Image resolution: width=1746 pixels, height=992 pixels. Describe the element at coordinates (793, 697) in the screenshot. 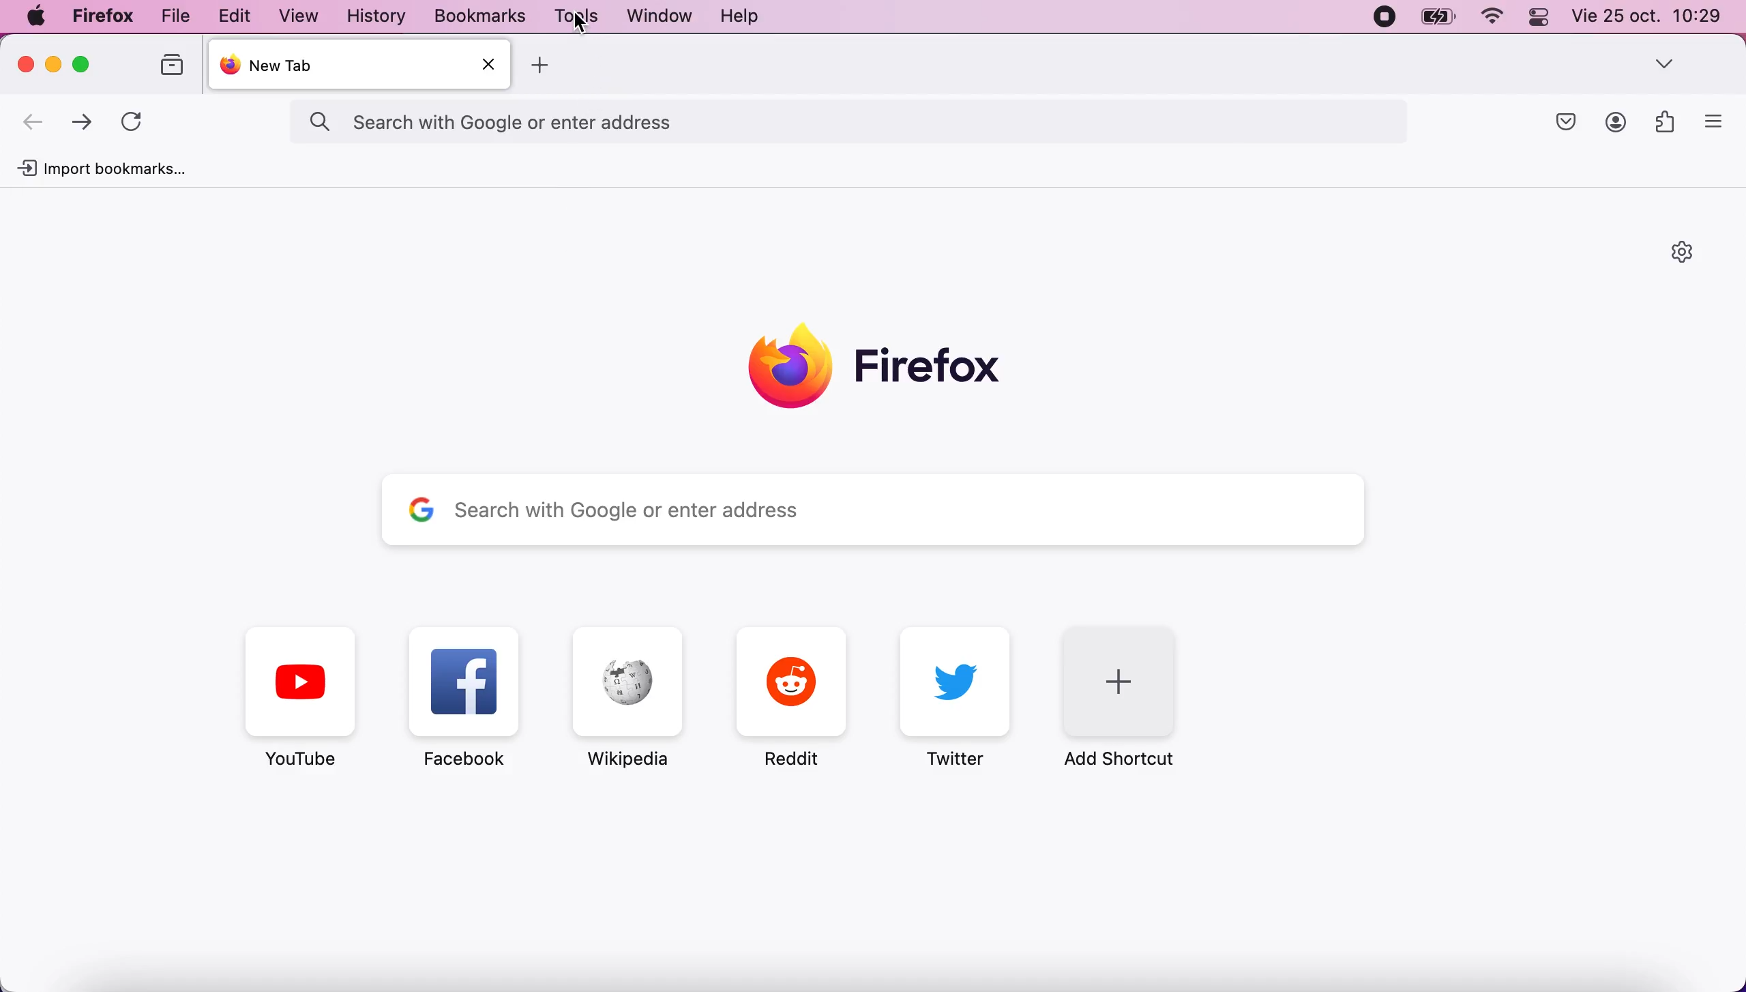

I see `Reddit` at that location.